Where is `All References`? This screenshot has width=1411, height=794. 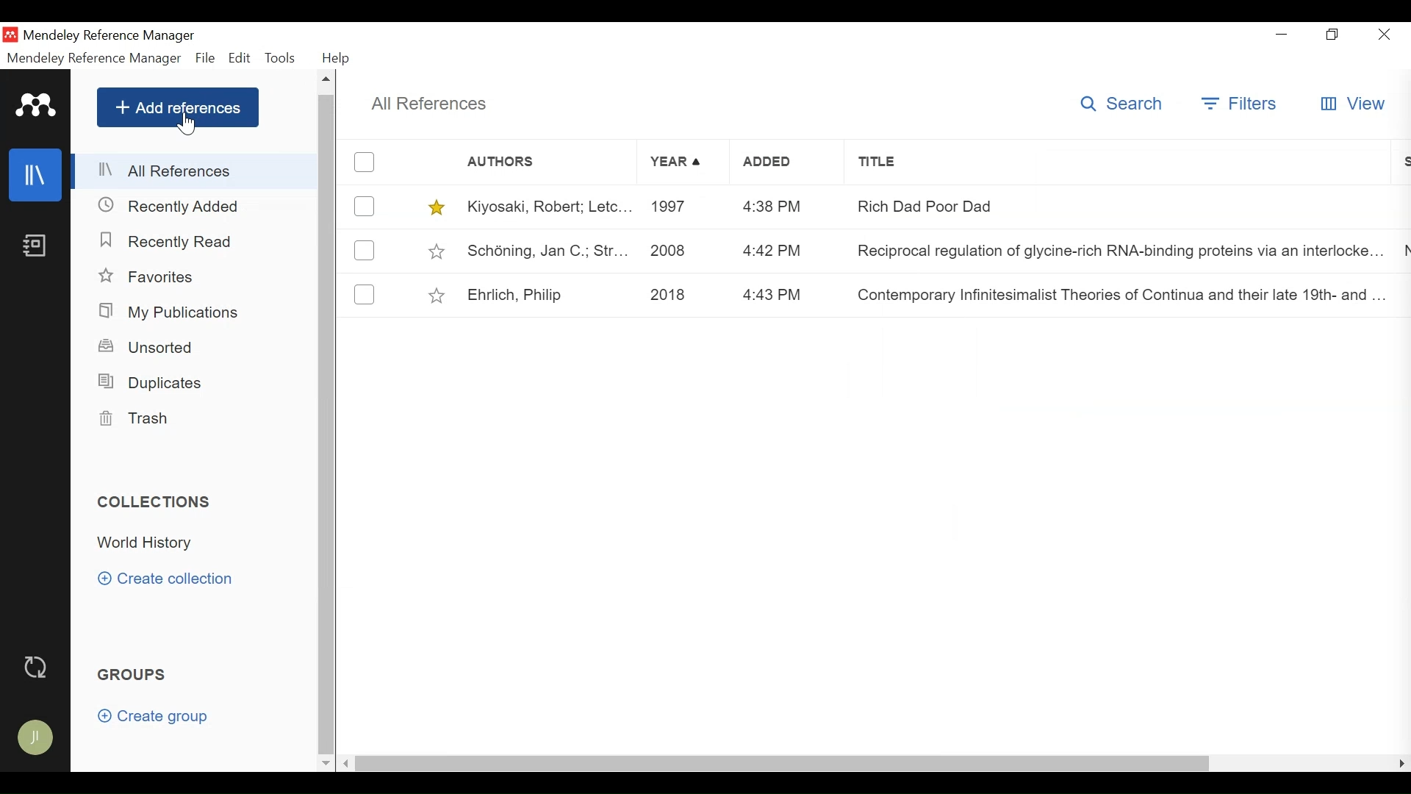
All References is located at coordinates (195, 172).